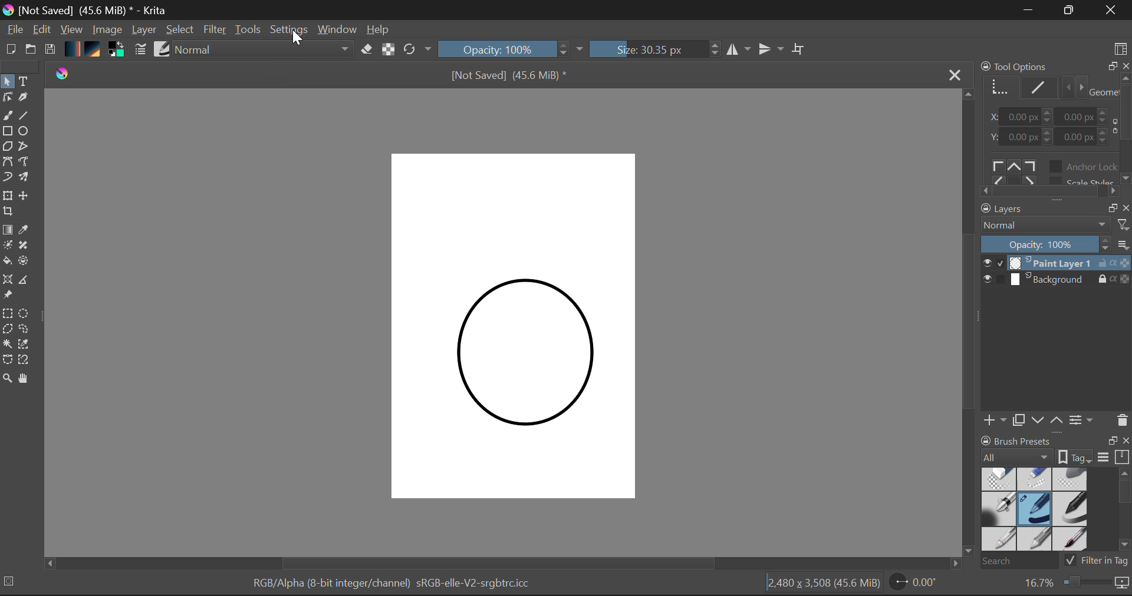  I want to click on Brush Presets, so click(162, 50).